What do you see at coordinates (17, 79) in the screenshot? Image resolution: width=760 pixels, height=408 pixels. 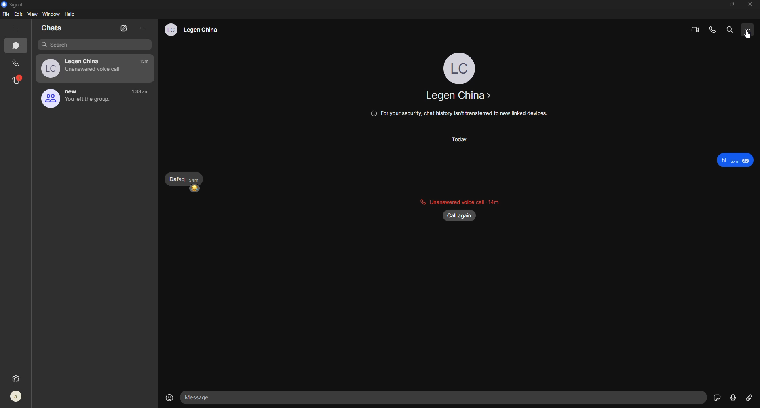 I see `stories` at bounding box center [17, 79].